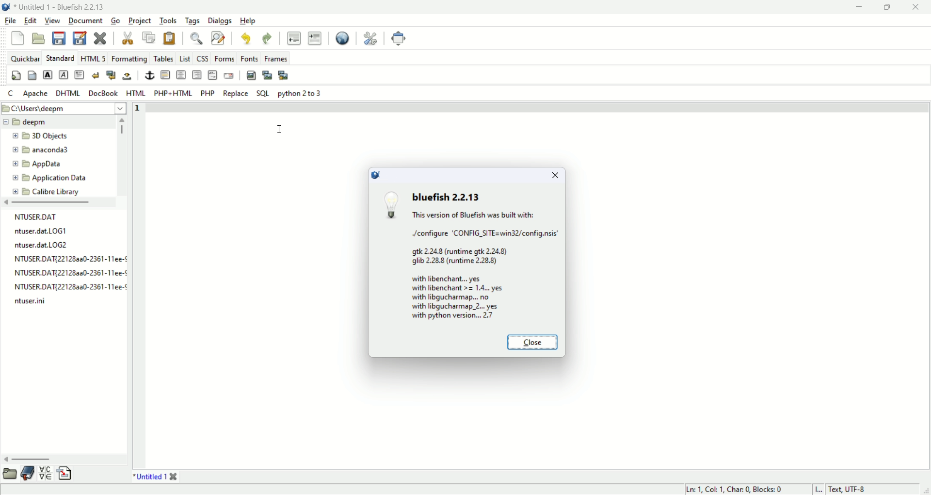 Image resolution: width=931 pixels, height=495 pixels. Describe the element at coordinates (186, 59) in the screenshot. I see `list` at that location.